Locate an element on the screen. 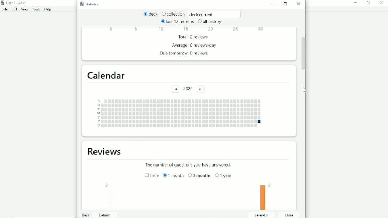 This screenshot has height=218, width=388. Statistics is located at coordinates (91, 4).